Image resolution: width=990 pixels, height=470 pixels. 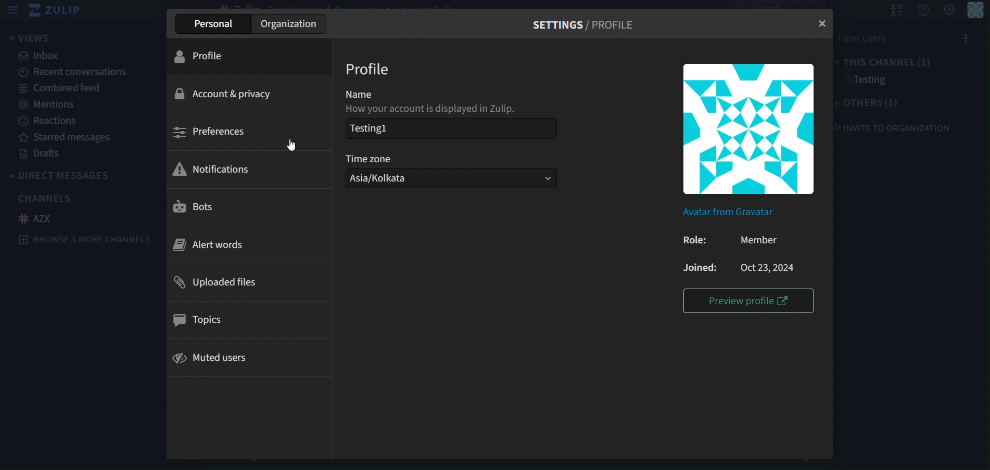 What do you see at coordinates (46, 199) in the screenshot?
I see `channels` at bounding box center [46, 199].